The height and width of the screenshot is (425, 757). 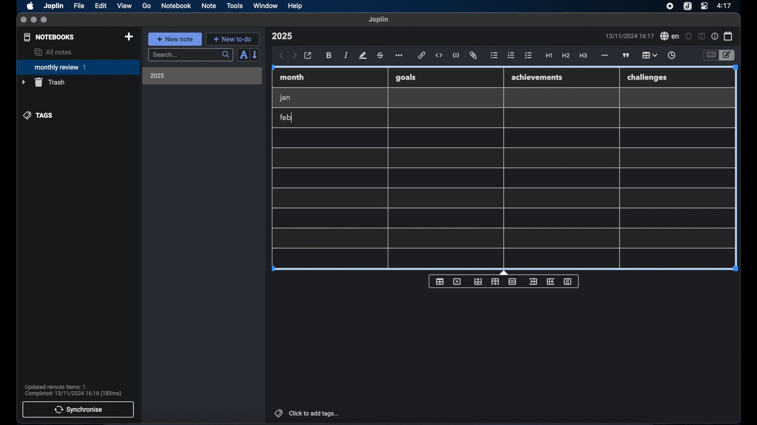 What do you see at coordinates (537, 78) in the screenshot?
I see `achievements` at bounding box center [537, 78].